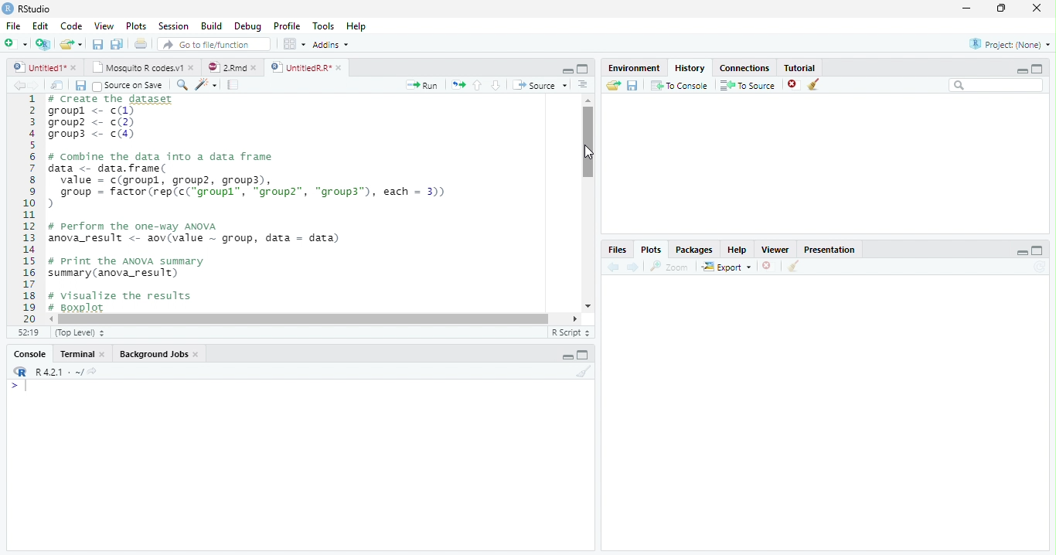  I want to click on Presentation, so click(836, 248).